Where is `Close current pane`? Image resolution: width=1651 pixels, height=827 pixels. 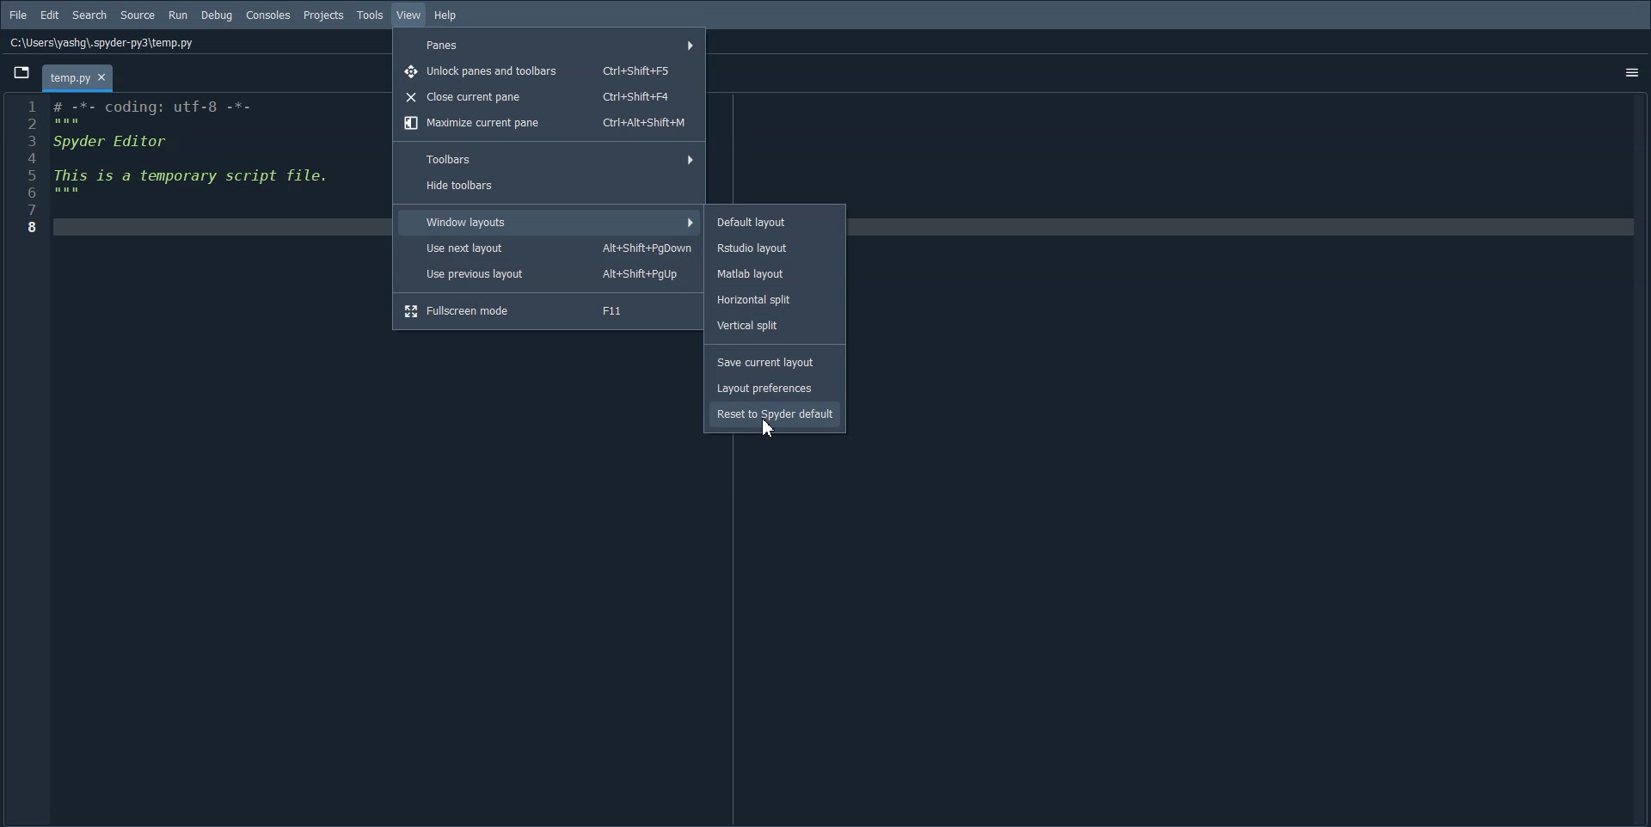 Close current pane is located at coordinates (550, 96).